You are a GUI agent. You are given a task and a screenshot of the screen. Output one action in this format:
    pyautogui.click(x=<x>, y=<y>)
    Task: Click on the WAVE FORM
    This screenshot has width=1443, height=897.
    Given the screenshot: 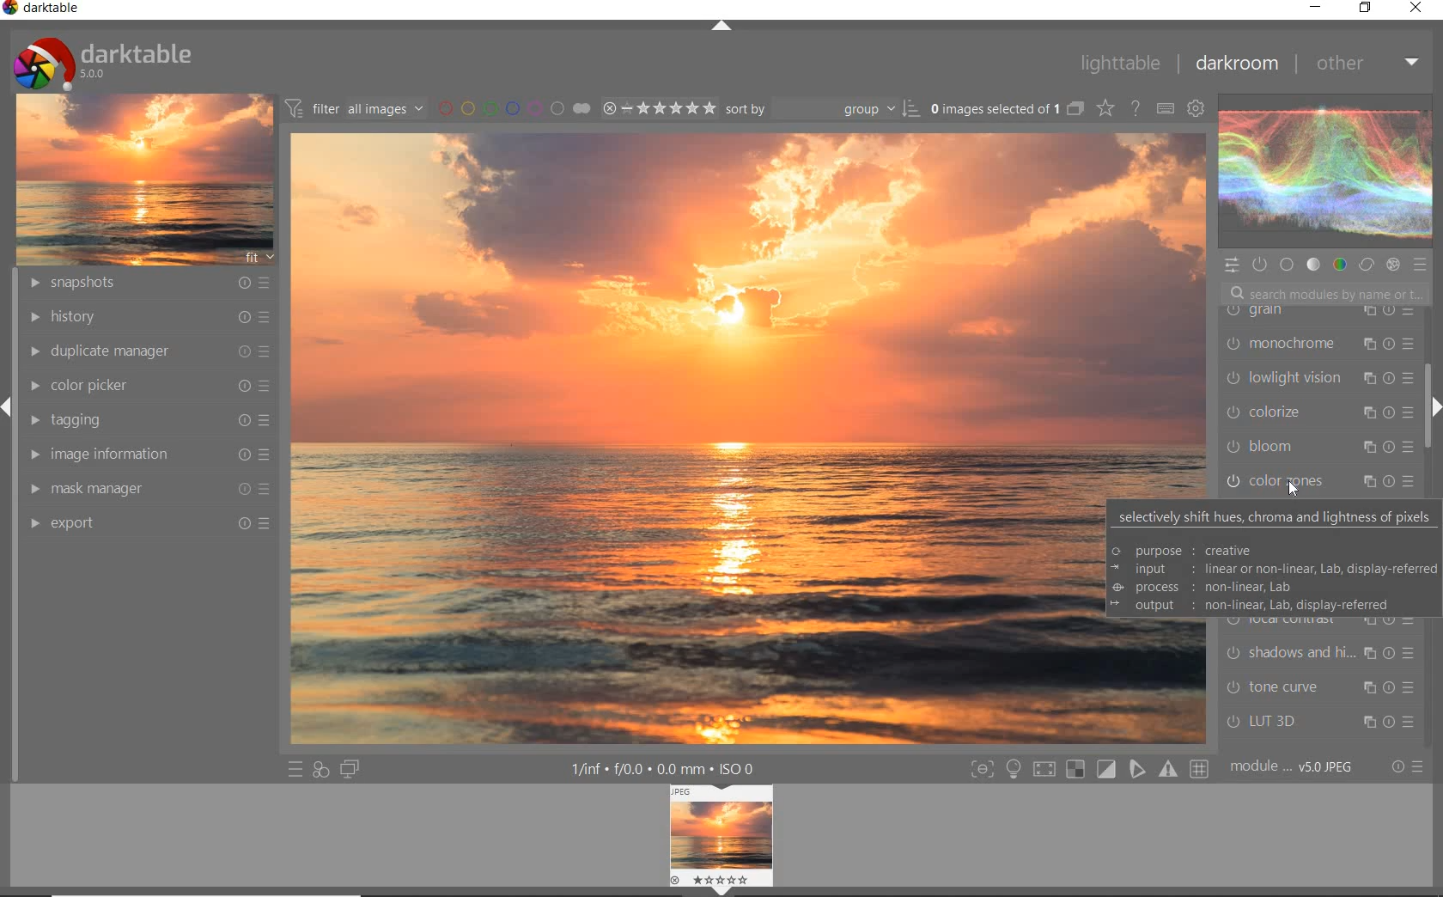 What is the action you would take?
    pyautogui.click(x=1324, y=174)
    